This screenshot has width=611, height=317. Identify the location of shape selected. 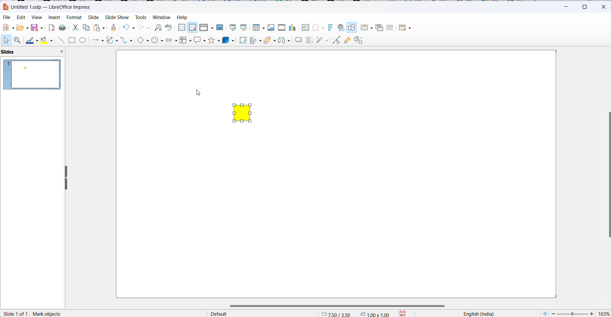
(49, 313).